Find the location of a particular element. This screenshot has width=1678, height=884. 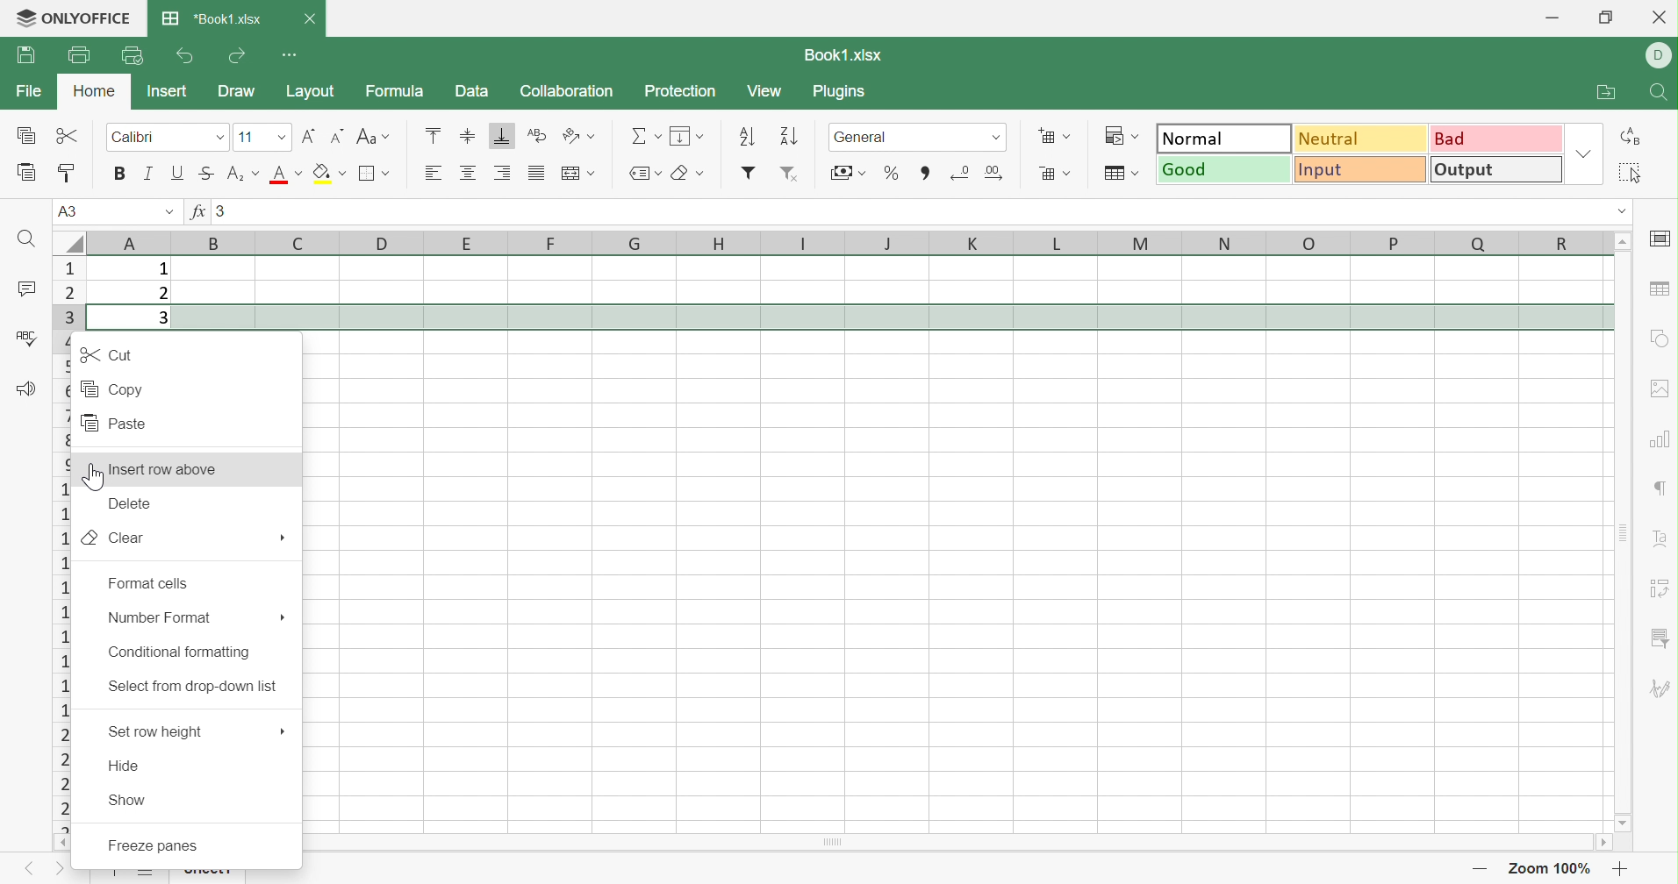

Remove filter is located at coordinates (791, 173).